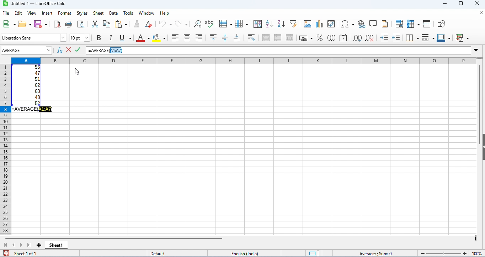 The image size is (485, 257). Describe the element at coordinates (117, 238) in the screenshot. I see `horizontal scroll bar` at that location.